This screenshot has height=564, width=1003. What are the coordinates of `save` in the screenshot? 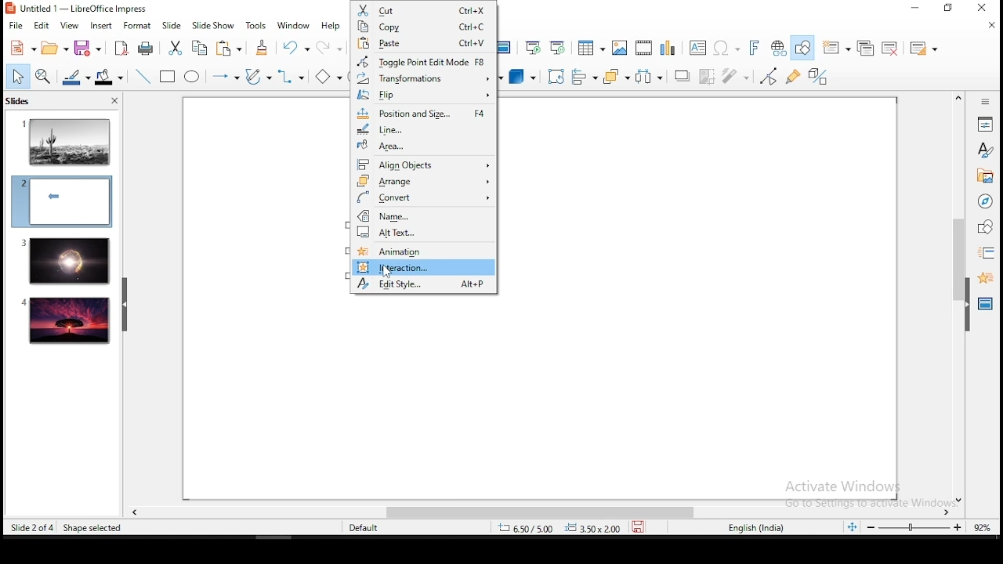 It's located at (88, 48).